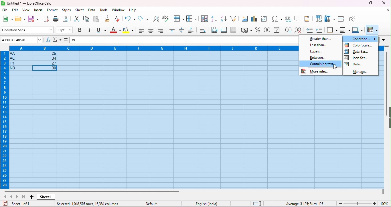 This screenshot has width=391, height=207. I want to click on merge, so click(224, 30).